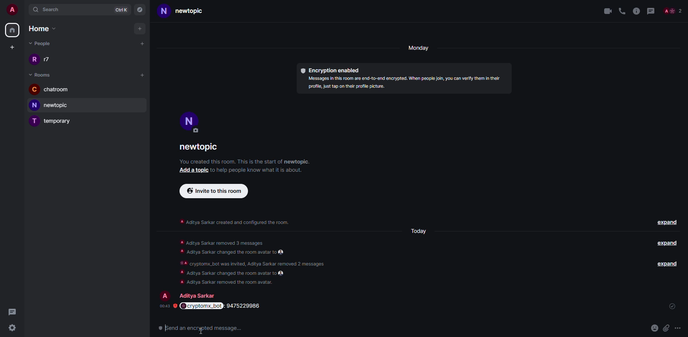  What do you see at coordinates (164, 293) in the screenshot?
I see `profile` at bounding box center [164, 293].